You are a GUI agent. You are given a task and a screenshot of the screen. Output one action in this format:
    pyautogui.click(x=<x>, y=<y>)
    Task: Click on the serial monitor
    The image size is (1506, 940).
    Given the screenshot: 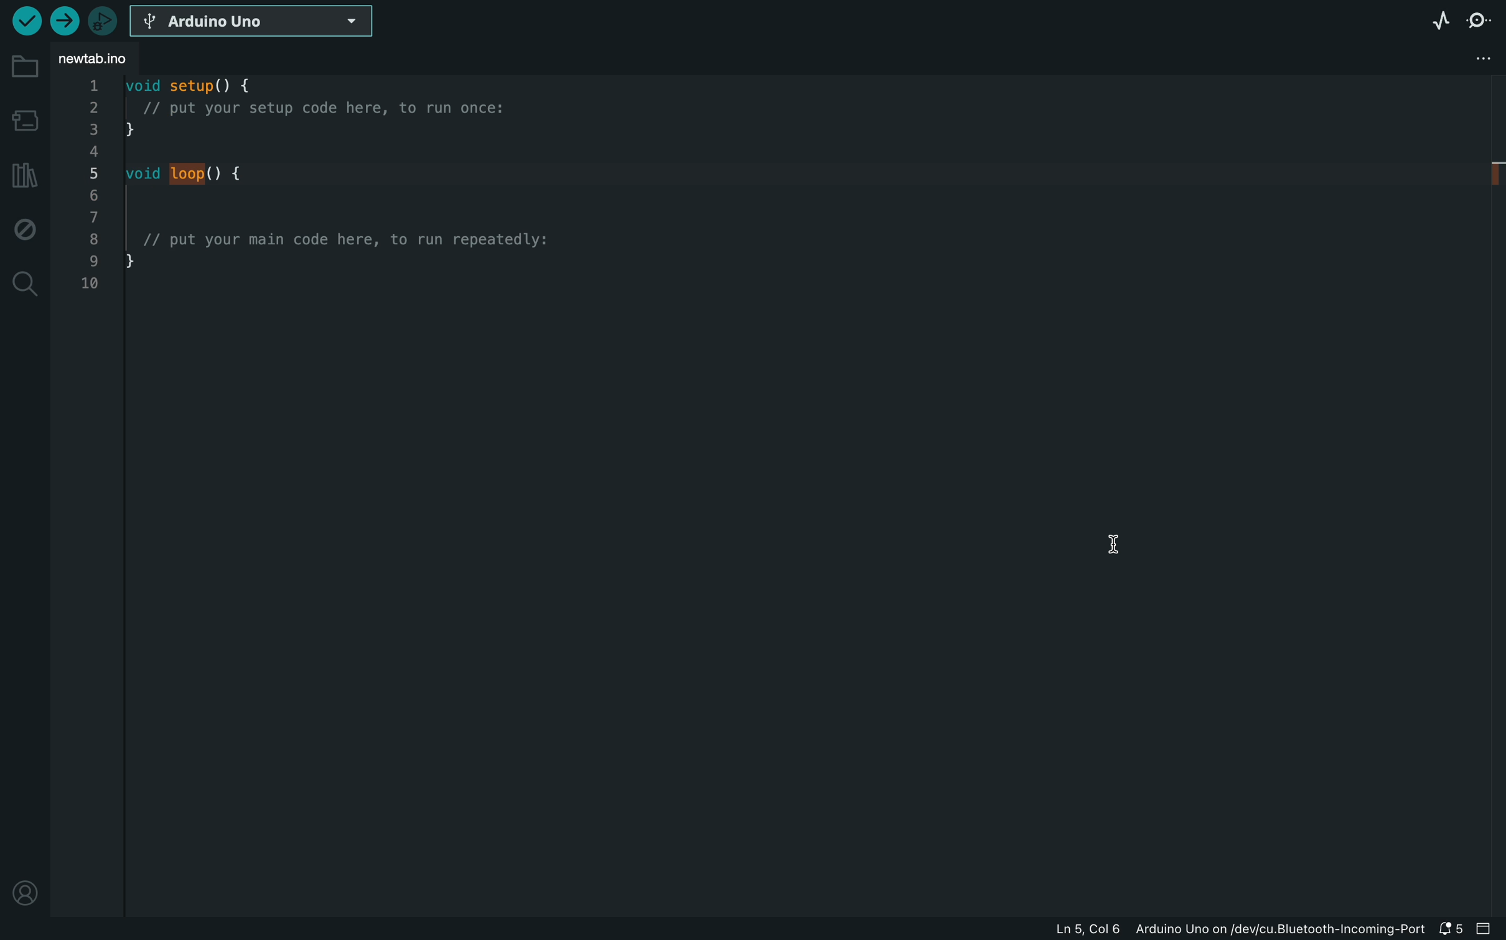 What is the action you would take?
    pyautogui.click(x=1479, y=25)
    